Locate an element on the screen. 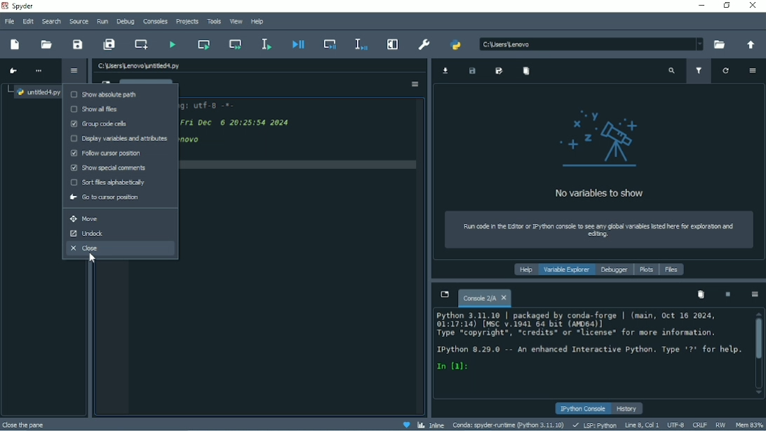 The image size is (766, 431). Run code in the editor or IPython console to see any global variables listed here for exploration and editing is located at coordinates (598, 232).